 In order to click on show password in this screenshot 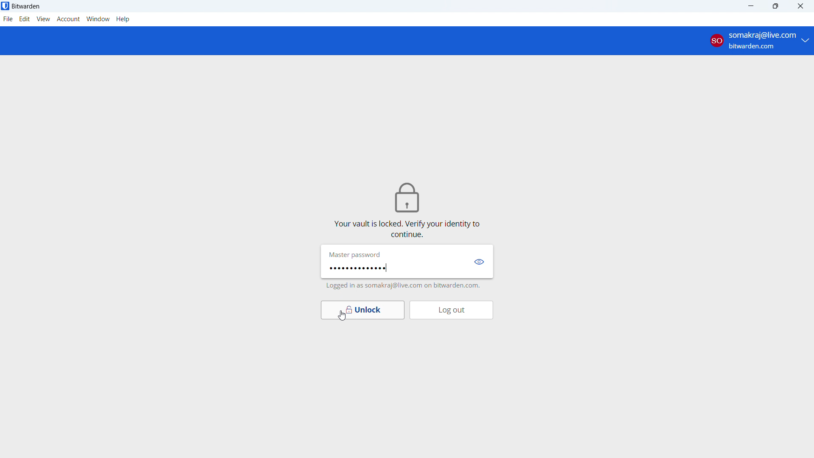, I will do `click(479, 261)`.